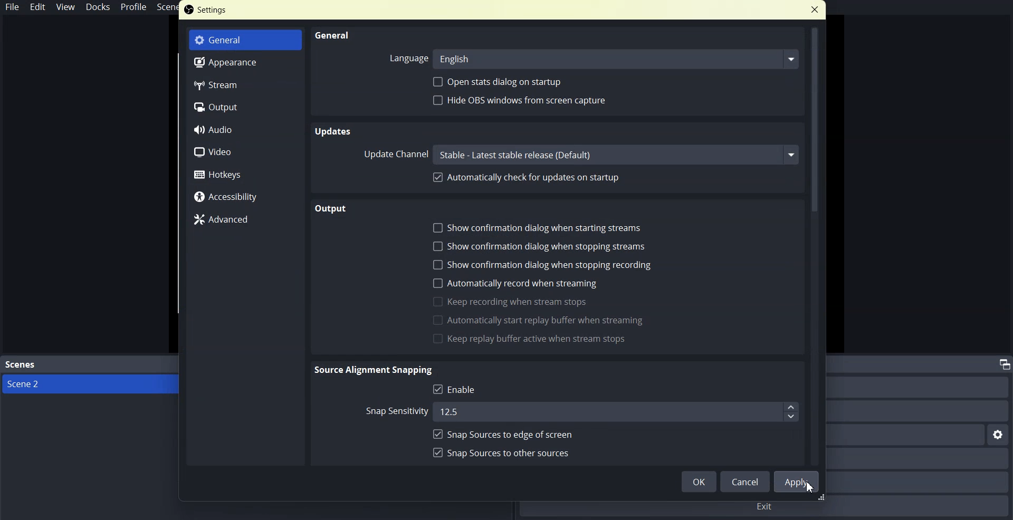 Image resolution: width=1013 pixels, height=520 pixels. I want to click on 12.5, so click(614, 411).